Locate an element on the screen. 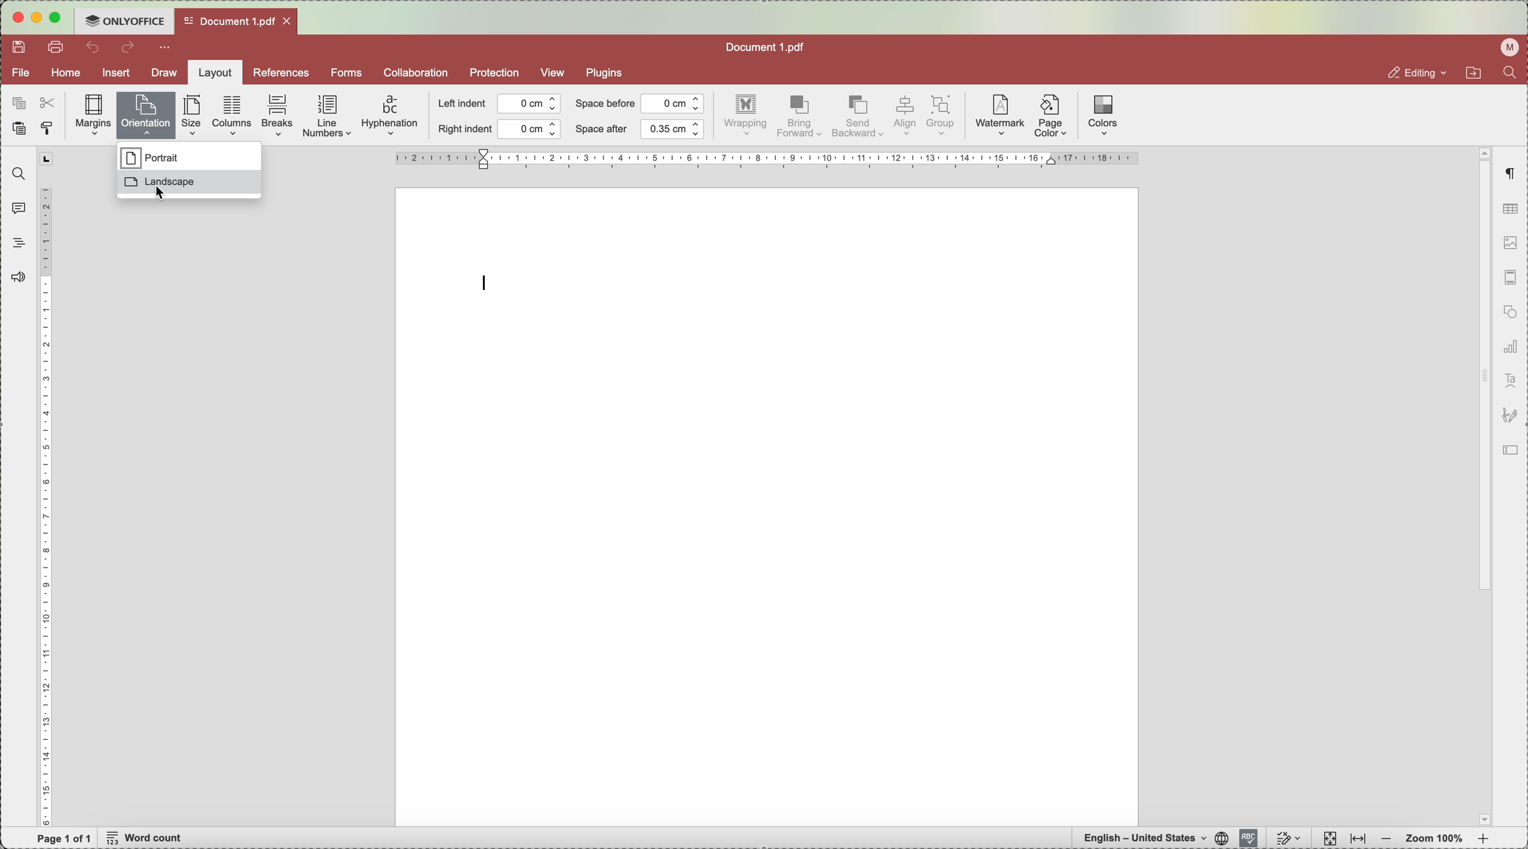 The image size is (1528, 849). track changes is located at coordinates (1289, 838).